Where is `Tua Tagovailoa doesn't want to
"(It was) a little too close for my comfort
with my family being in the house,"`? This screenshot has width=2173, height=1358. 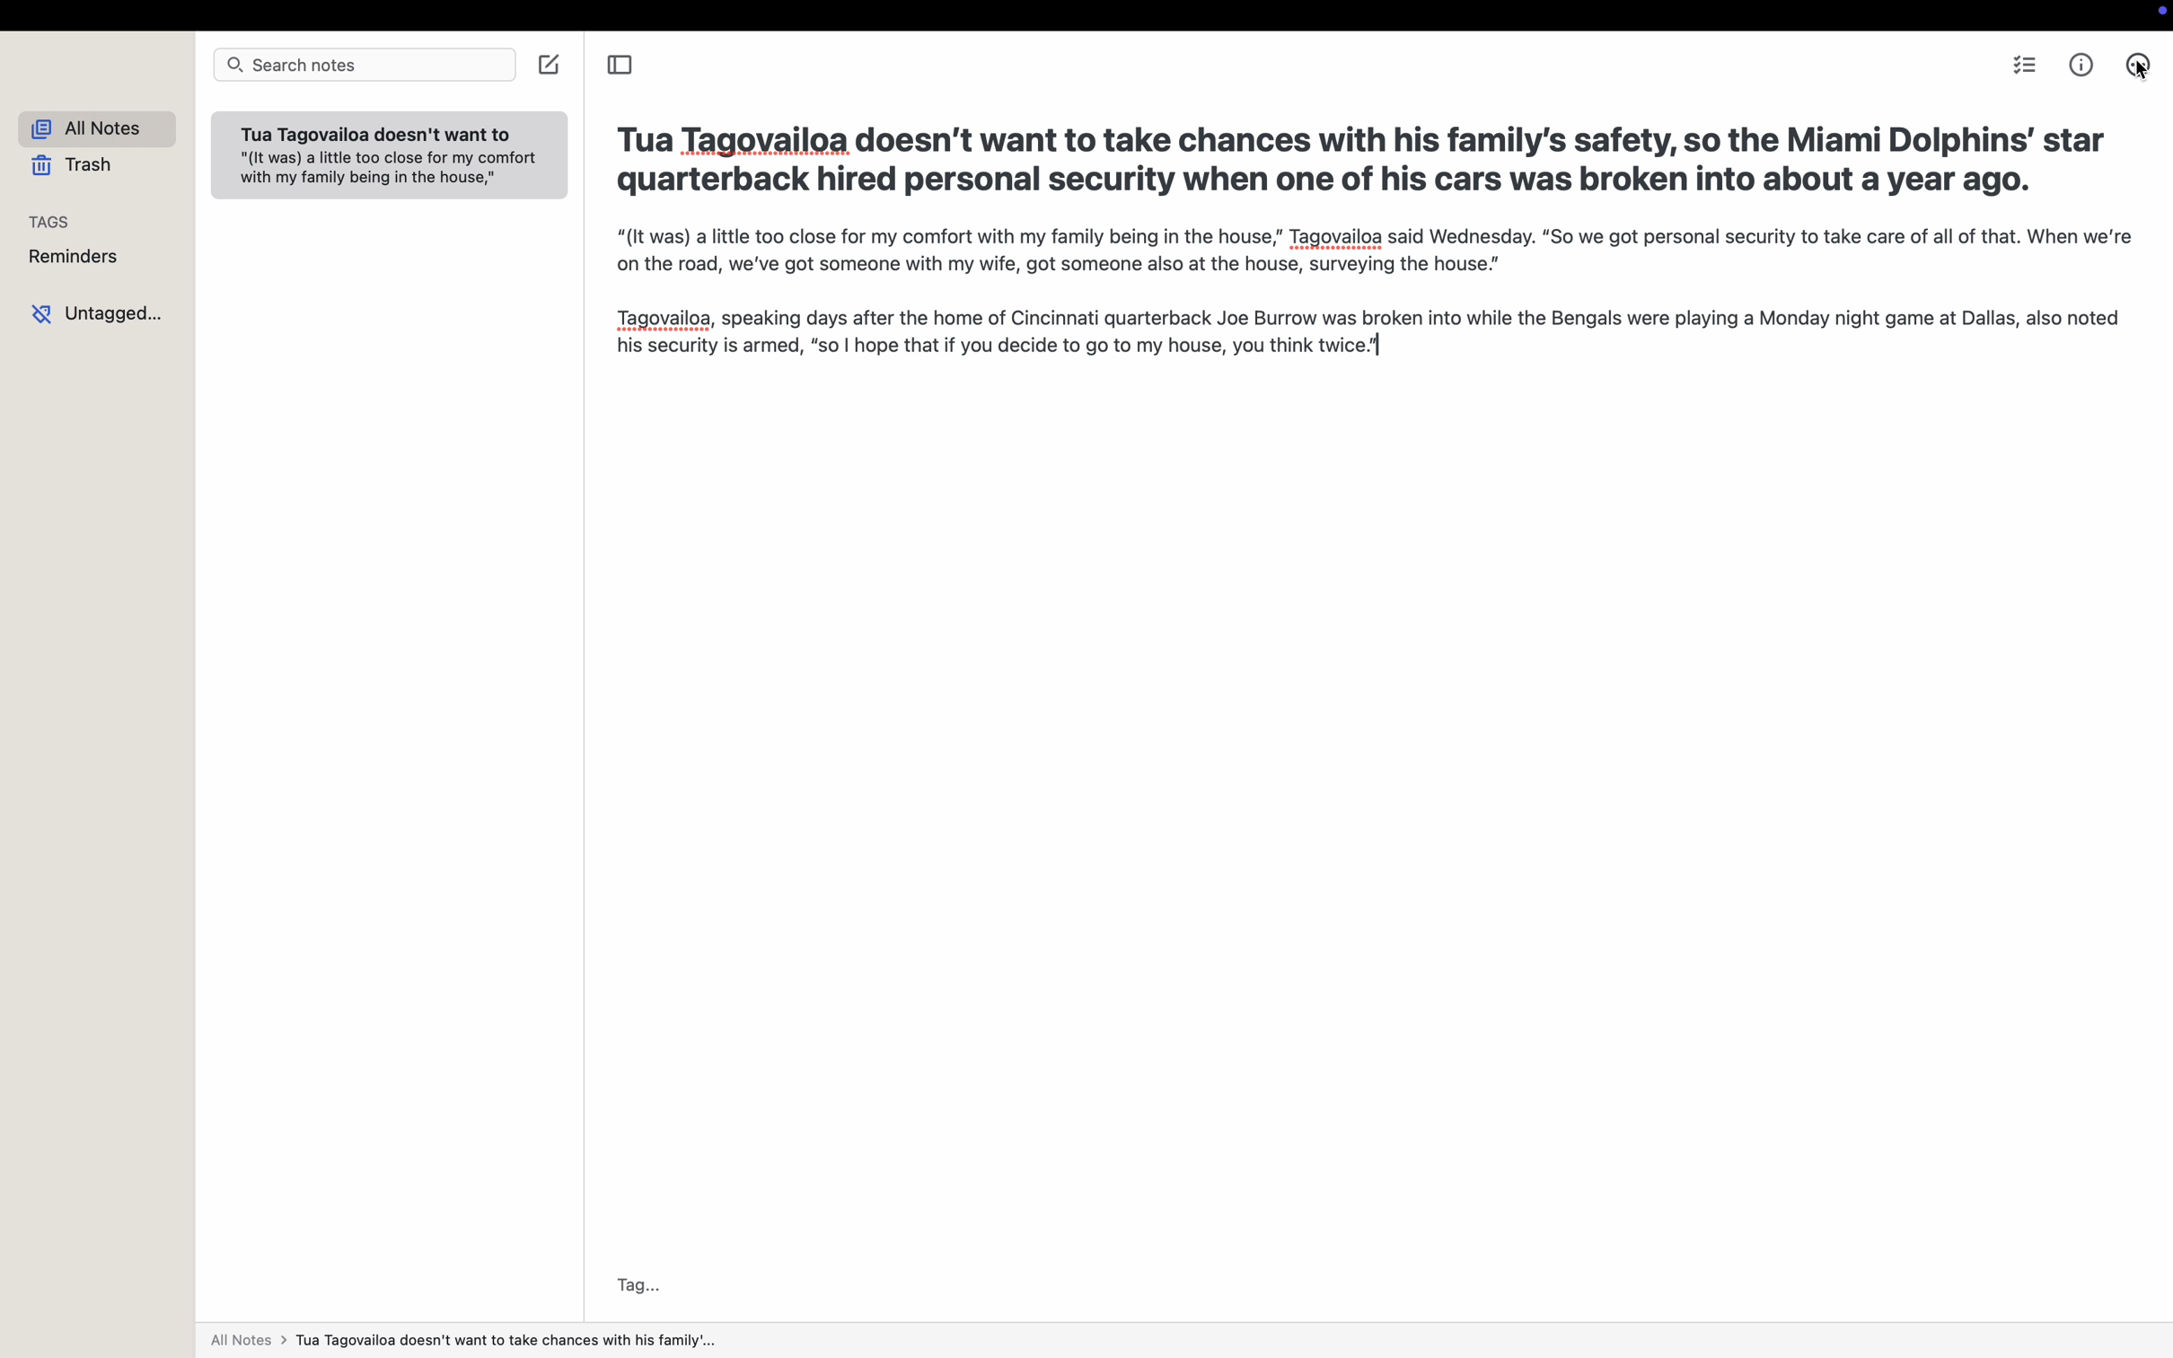
Tua Tagovailoa doesn't want to
"(It was) a little too close for my comfort
with my family being in the house," is located at coordinates (389, 160).